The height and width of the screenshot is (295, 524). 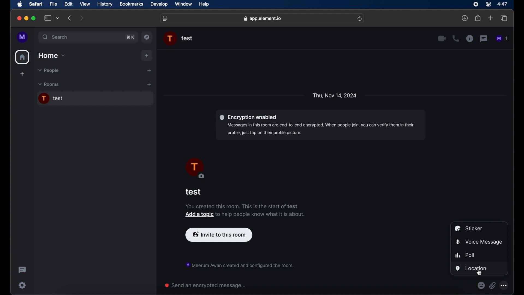 I want to click on add, so click(x=22, y=75).